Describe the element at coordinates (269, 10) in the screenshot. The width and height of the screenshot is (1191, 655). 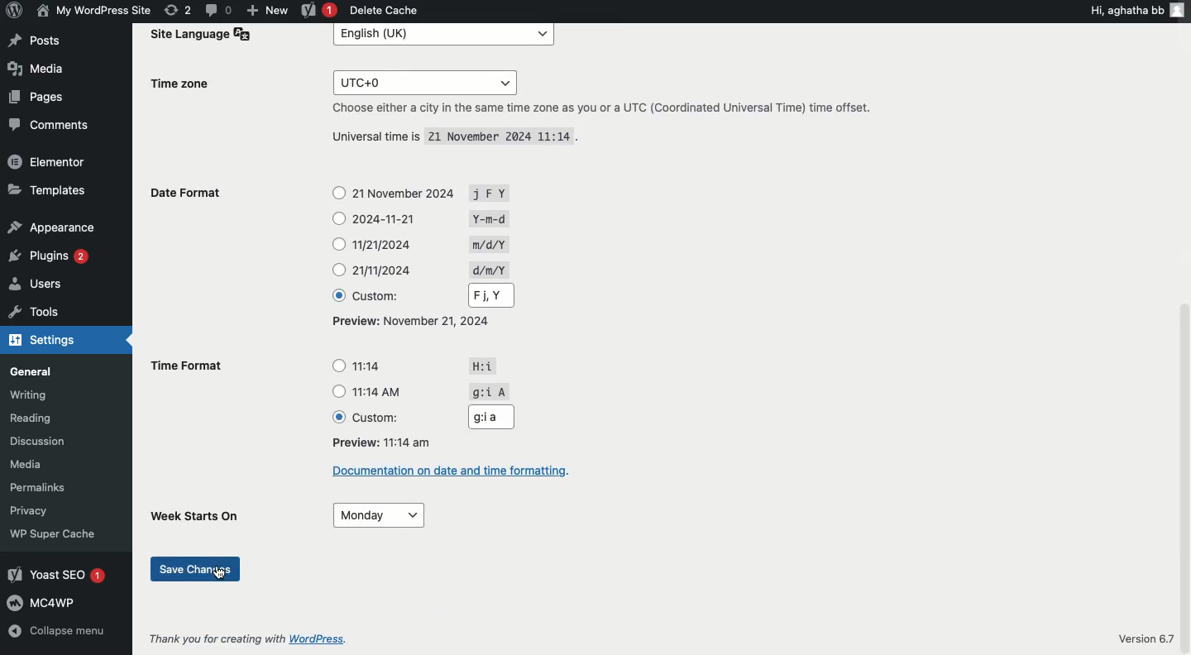
I see `New` at that location.